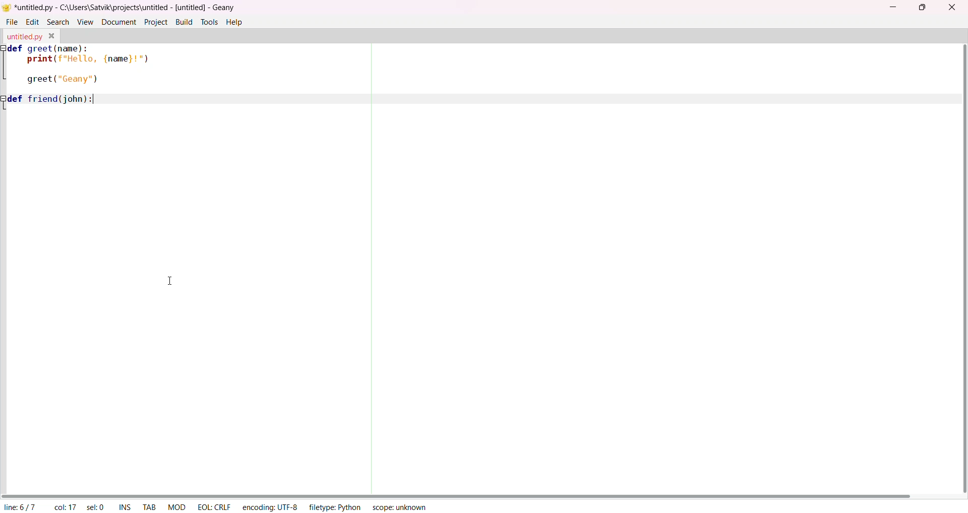 The height and width of the screenshot is (513, 968). What do you see at coordinates (369, 264) in the screenshot?
I see `separator` at bounding box center [369, 264].